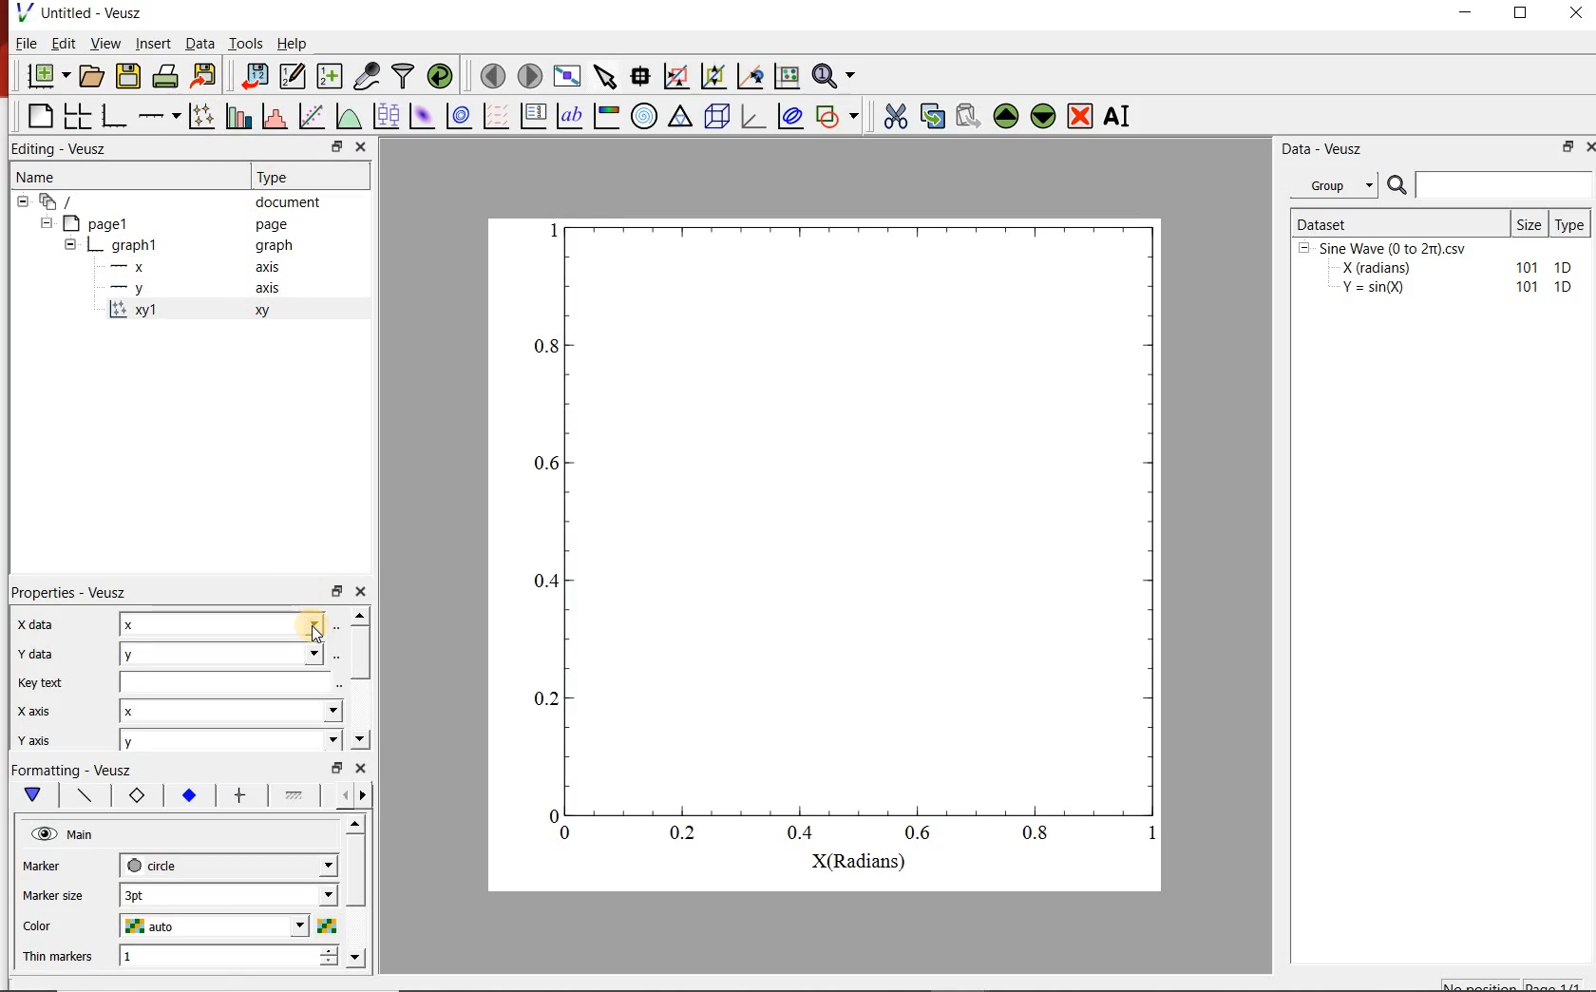 The width and height of the screenshot is (1596, 992). What do you see at coordinates (967, 116) in the screenshot?
I see `paste` at bounding box center [967, 116].